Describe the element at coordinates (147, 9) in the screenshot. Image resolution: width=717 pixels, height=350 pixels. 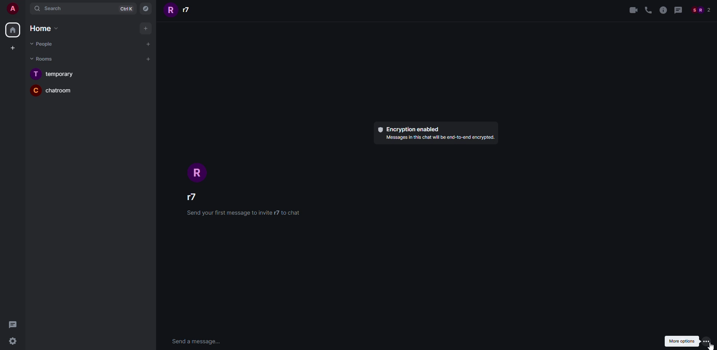
I see `Explore rooms` at that location.